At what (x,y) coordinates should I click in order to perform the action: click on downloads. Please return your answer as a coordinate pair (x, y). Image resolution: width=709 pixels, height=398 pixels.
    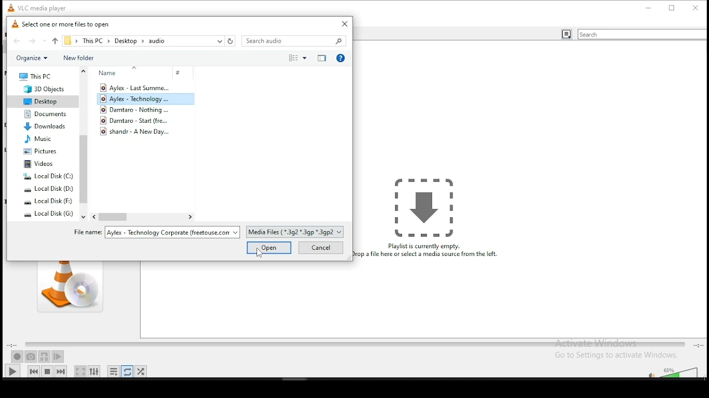
    Looking at the image, I should click on (44, 126).